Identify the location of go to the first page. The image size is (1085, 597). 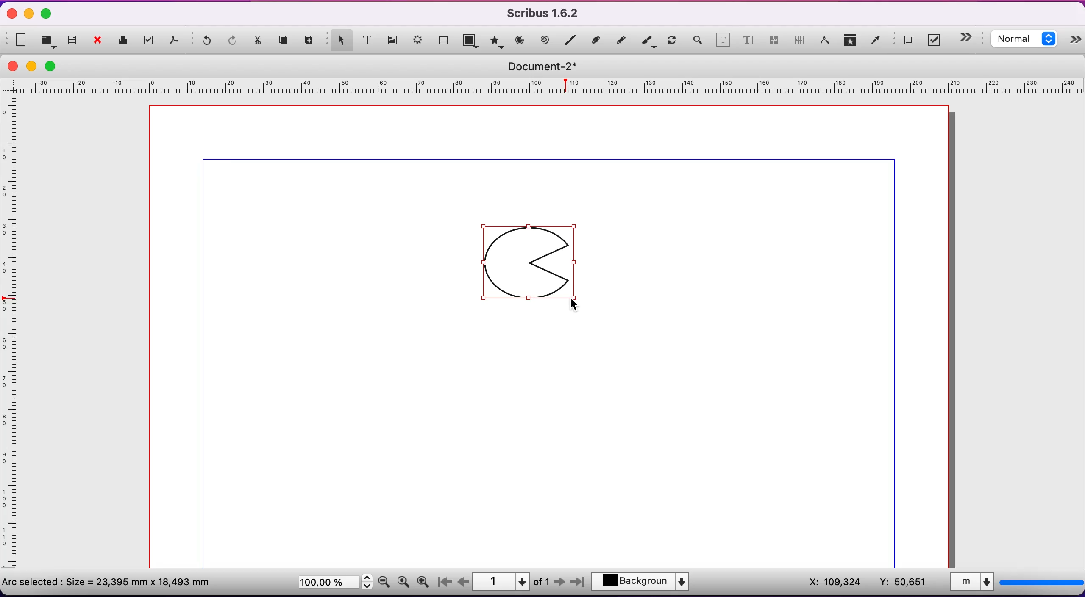
(448, 582).